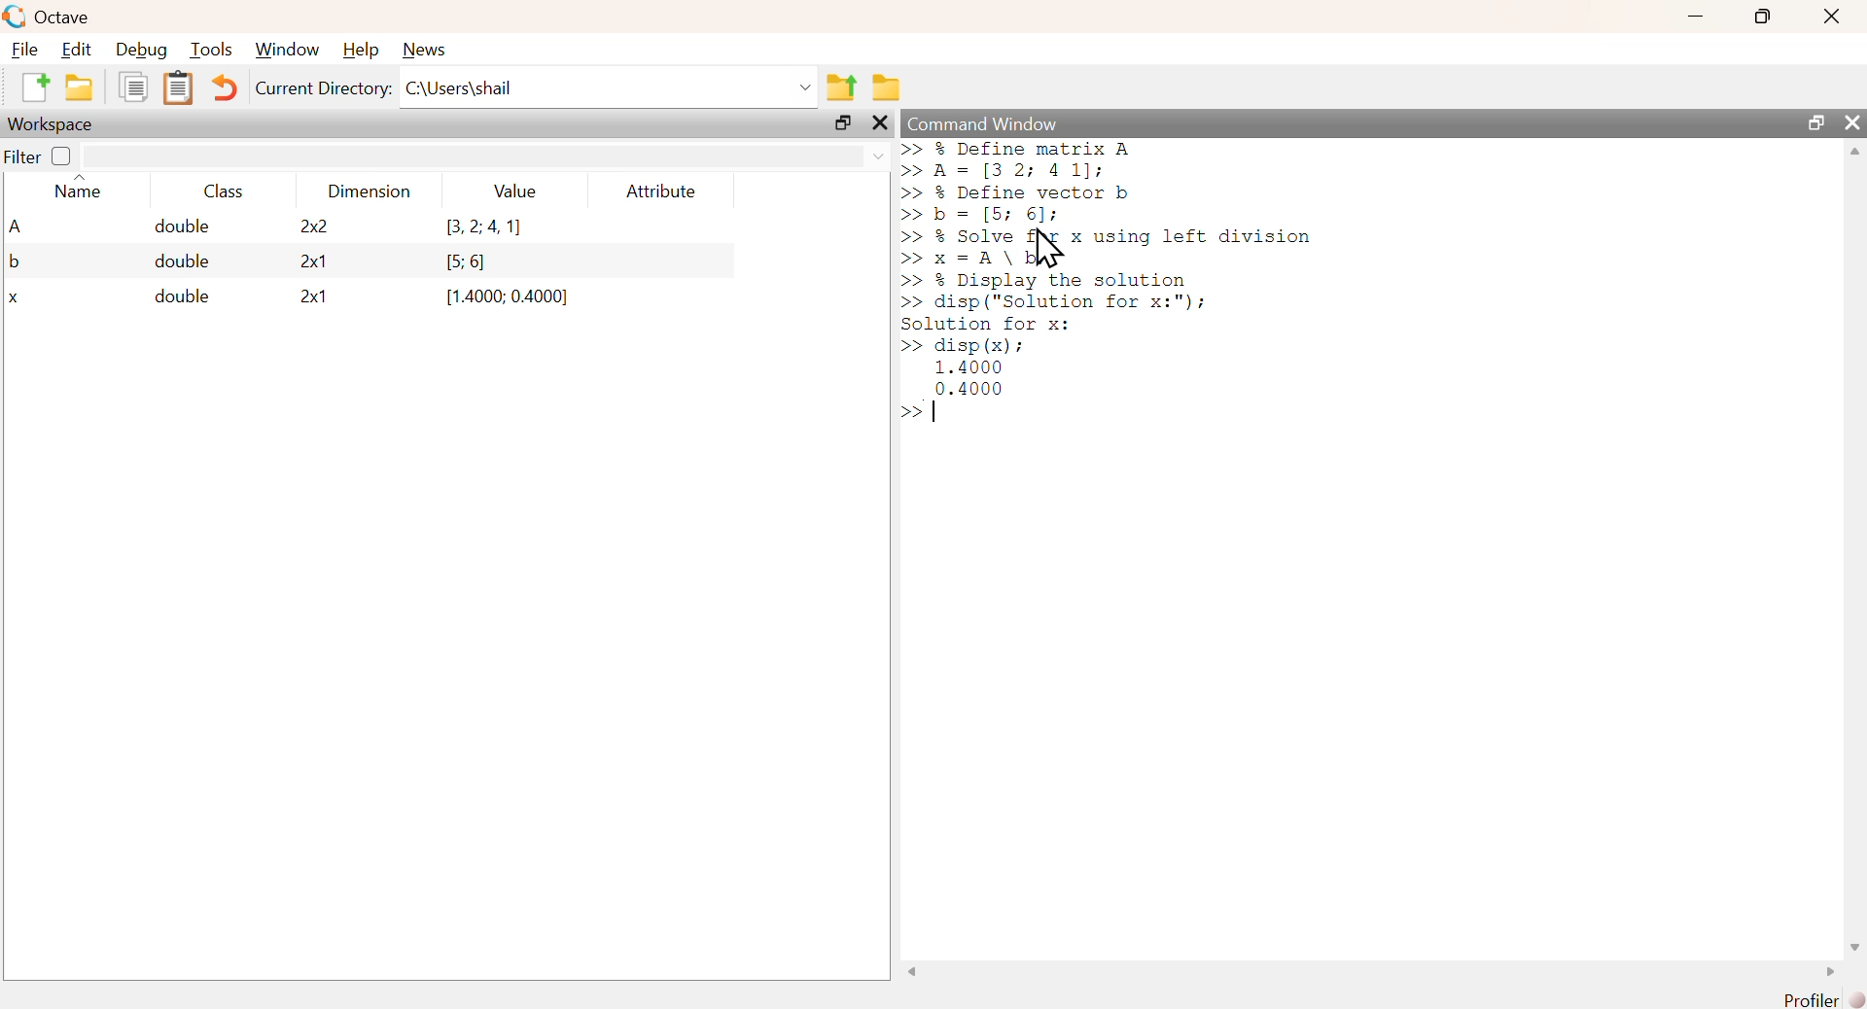 This screenshot has width=1867, height=1009. What do you see at coordinates (985, 122) in the screenshot?
I see `command window` at bounding box center [985, 122].